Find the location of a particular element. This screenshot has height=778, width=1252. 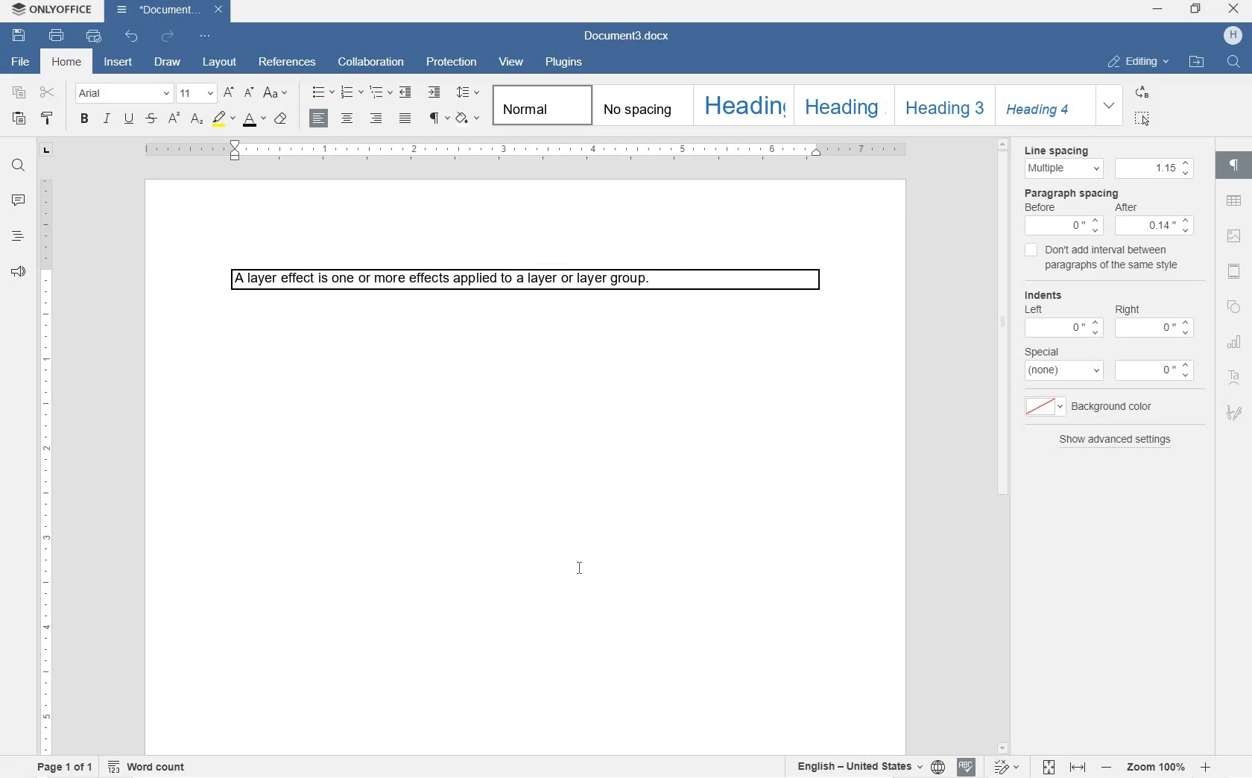

Special is located at coordinates (1063, 361).